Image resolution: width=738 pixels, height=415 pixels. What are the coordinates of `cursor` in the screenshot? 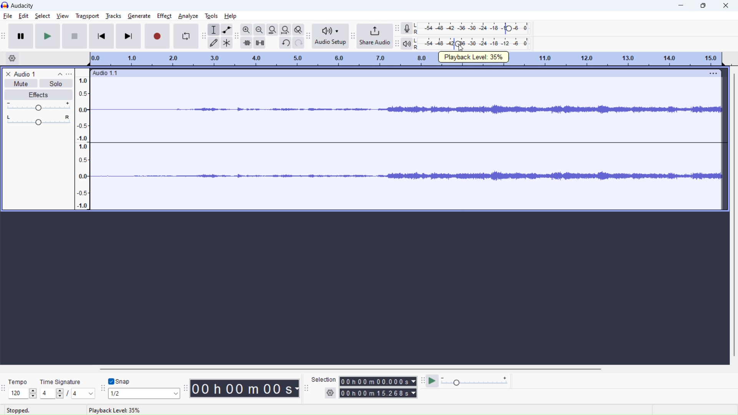 It's located at (461, 48).